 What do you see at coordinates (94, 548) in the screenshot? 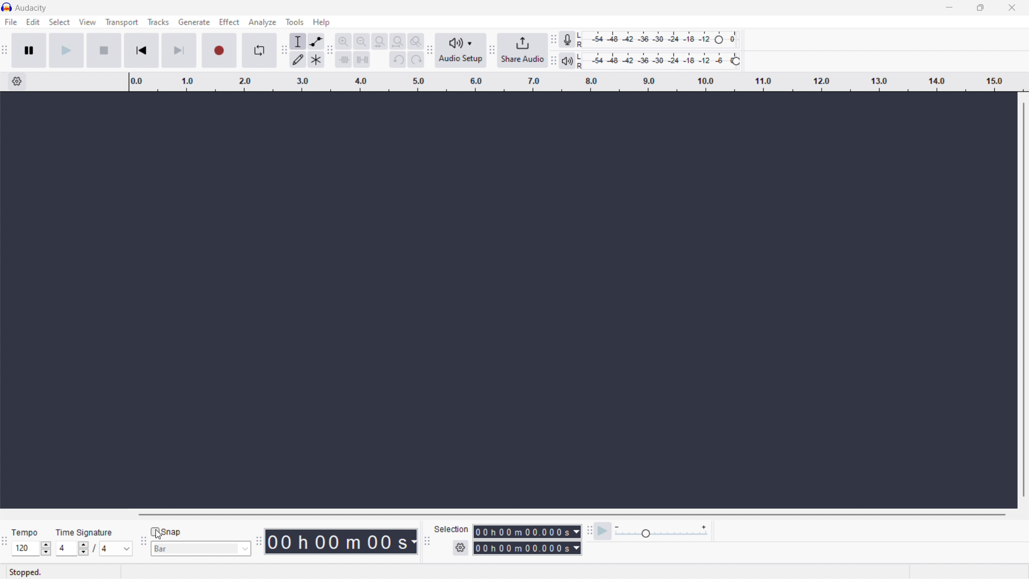
I see `time signature` at bounding box center [94, 548].